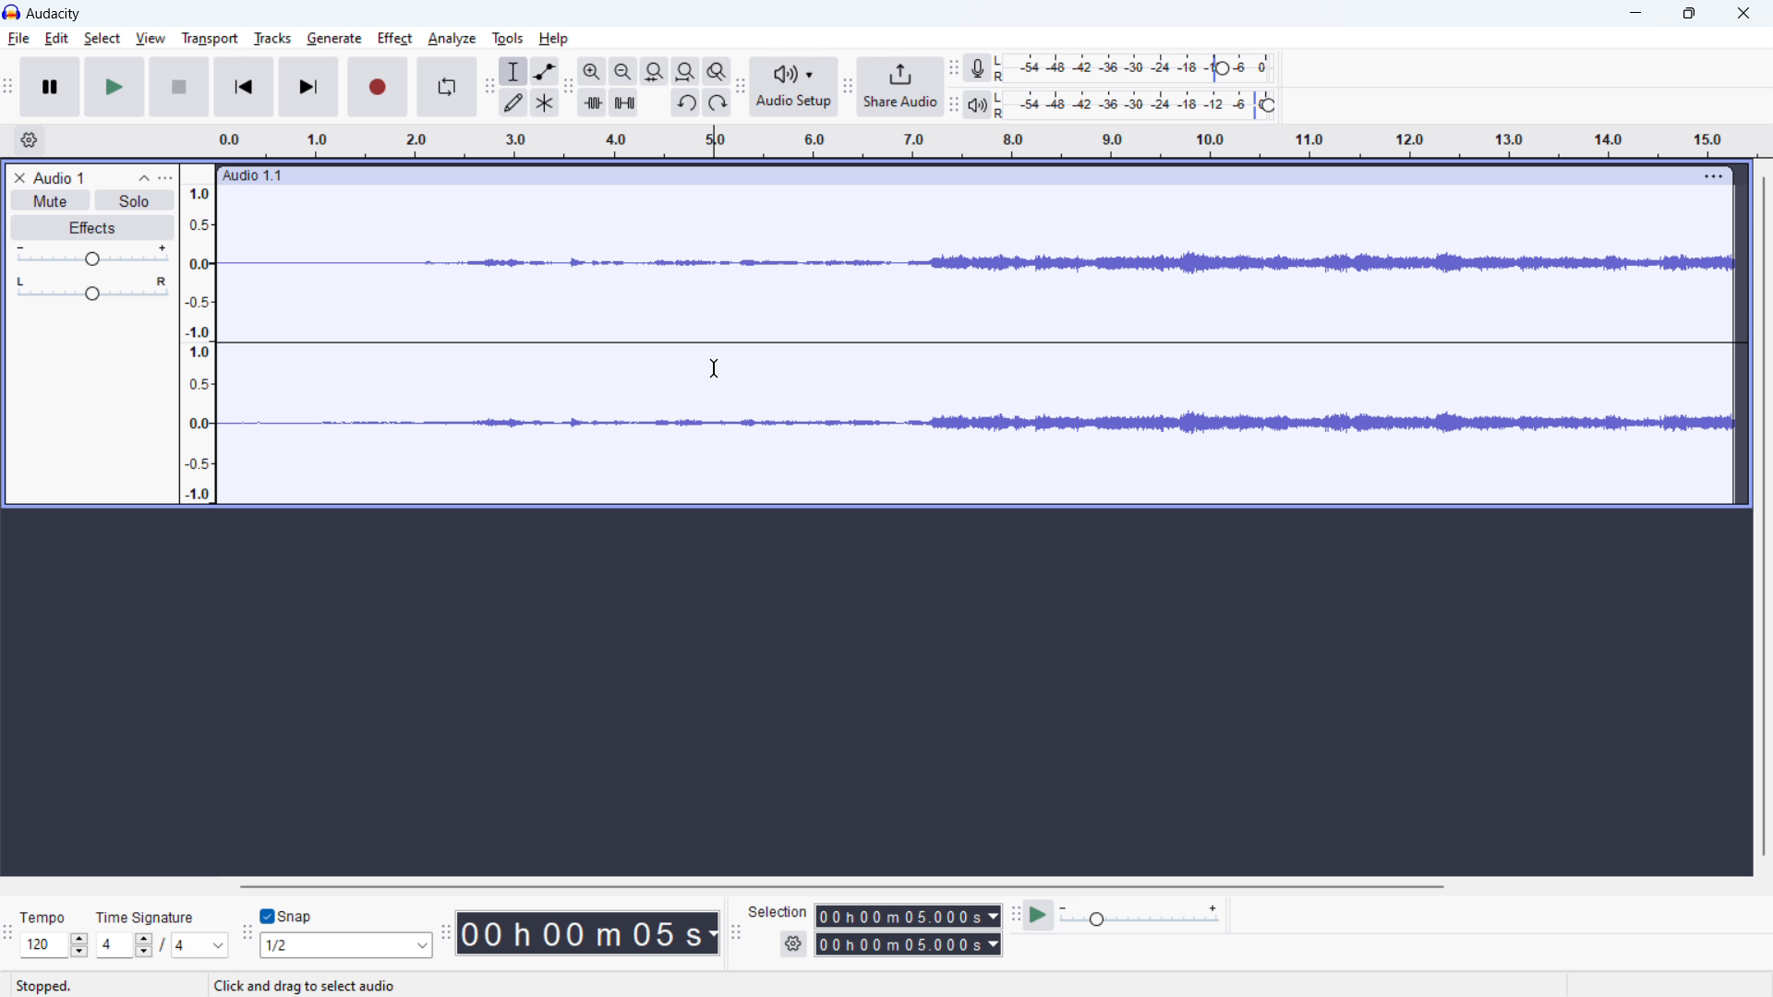 The height and width of the screenshot is (997, 1773). I want to click on snapping toolbar, so click(246, 931).